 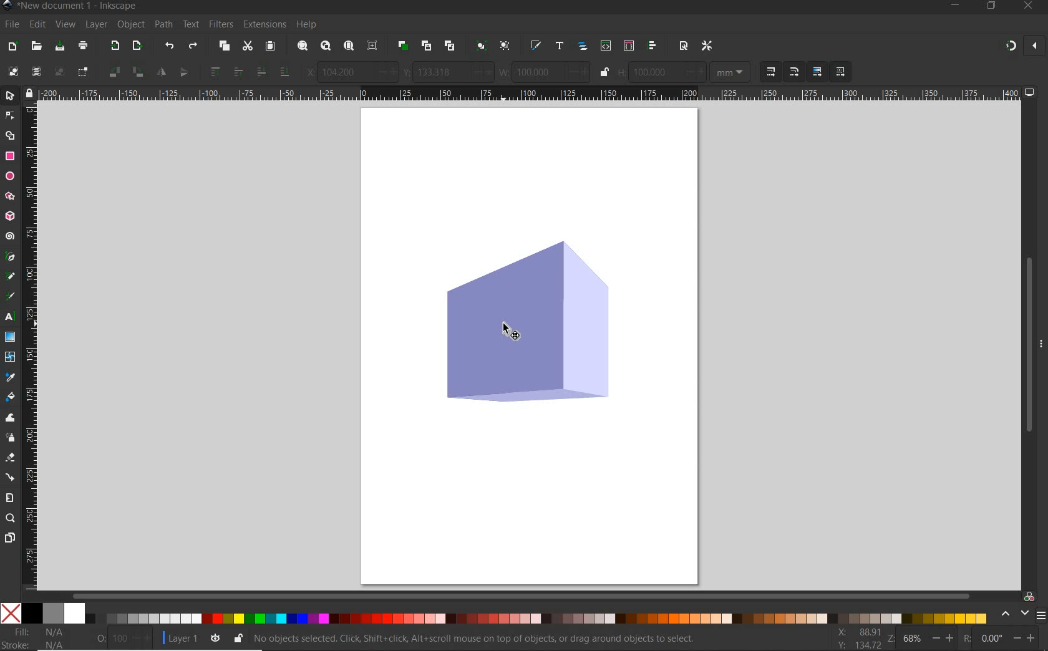 I want to click on LOCK/UNLOCK, so click(x=605, y=72).